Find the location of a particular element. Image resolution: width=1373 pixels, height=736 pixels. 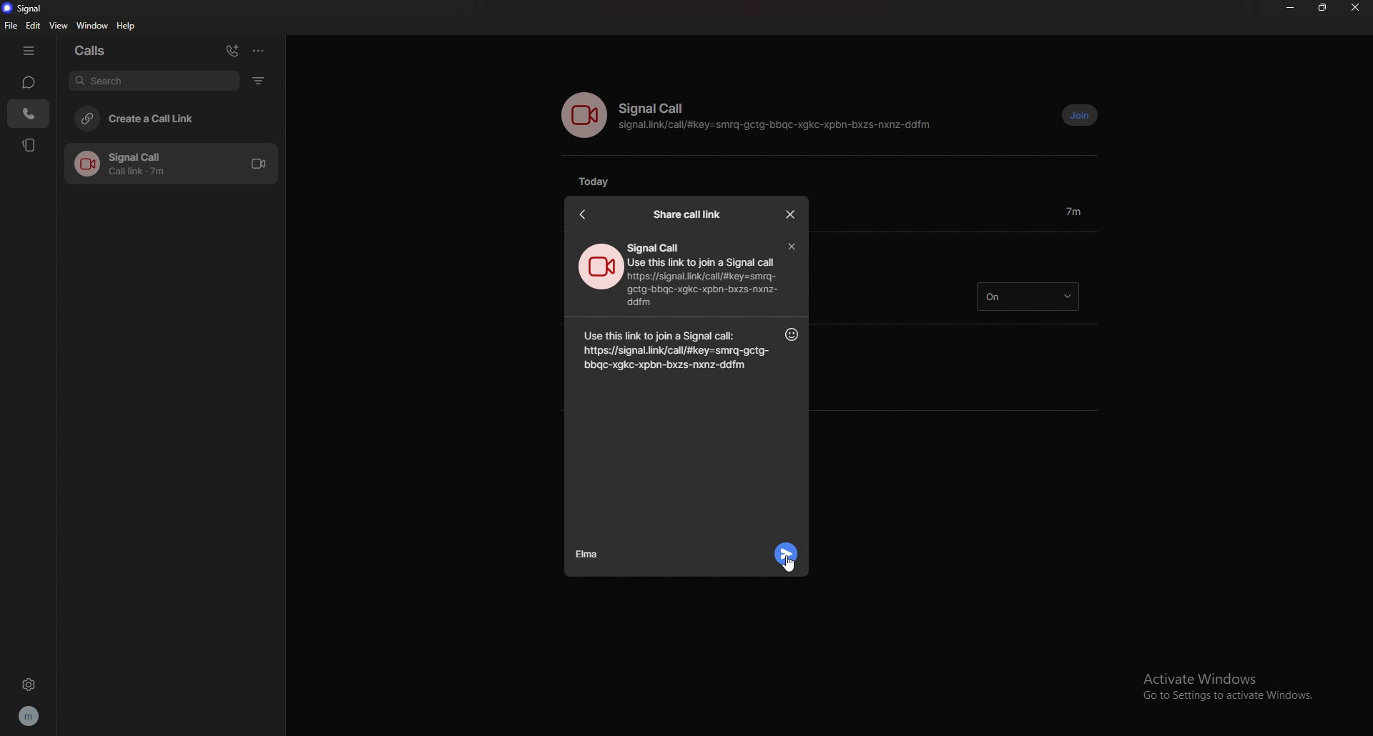

today is located at coordinates (600, 181).